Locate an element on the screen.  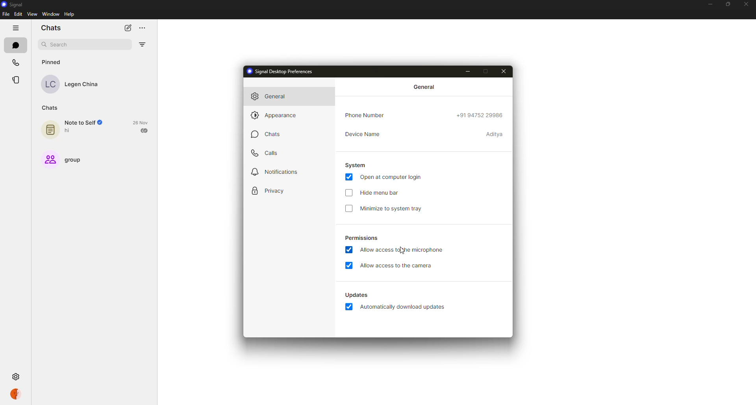
appearance is located at coordinates (275, 116).